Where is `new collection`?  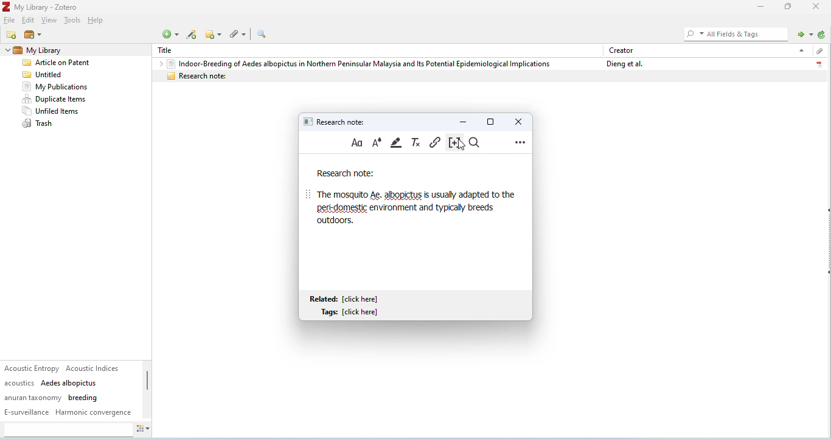
new collection is located at coordinates (12, 35).